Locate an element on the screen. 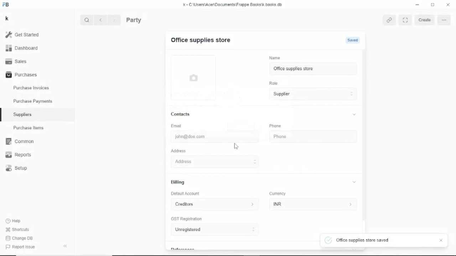 The width and height of the screenshot is (456, 256). Party is located at coordinates (134, 20).